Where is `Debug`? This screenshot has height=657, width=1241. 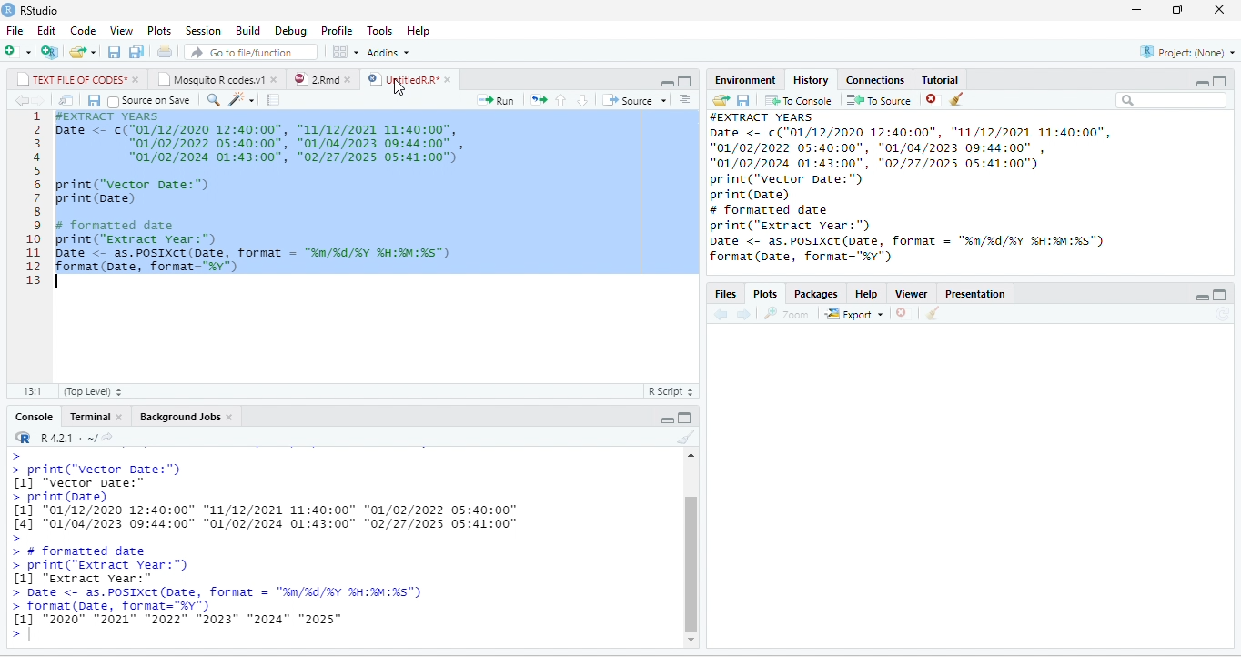
Debug is located at coordinates (292, 31).